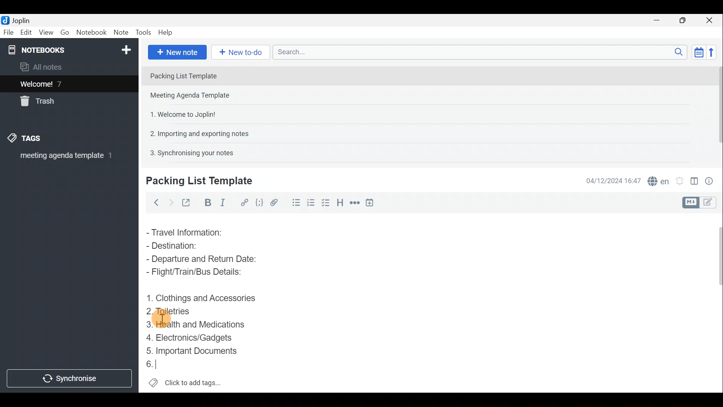 Image resolution: width=723 pixels, height=407 pixels. What do you see at coordinates (187, 202) in the screenshot?
I see `Toggle external editing` at bounding box center [187, 202].